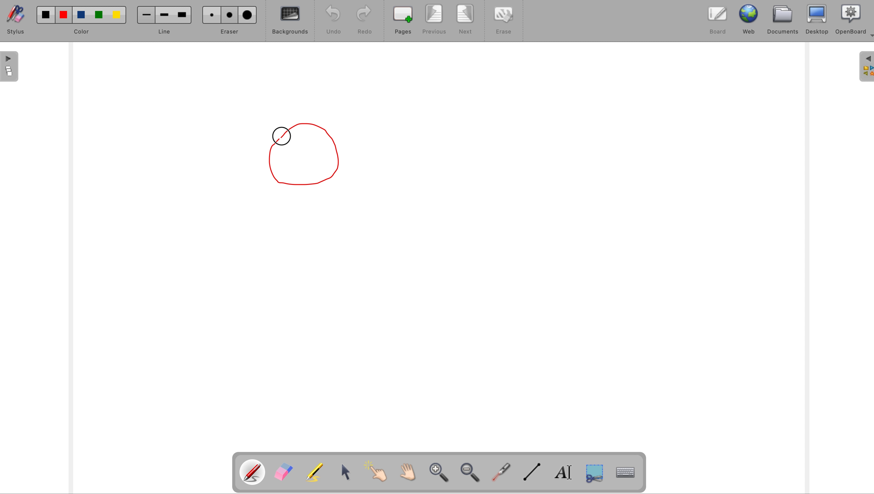 The image size is (874, 494). I want to click on capture part of screen, so click(599, 475).